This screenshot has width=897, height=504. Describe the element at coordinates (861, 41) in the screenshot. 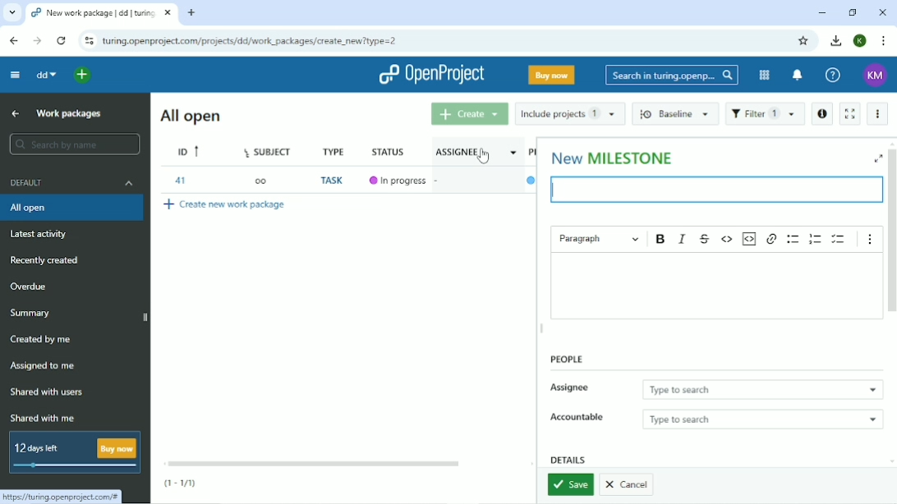

I see `K` at that location.